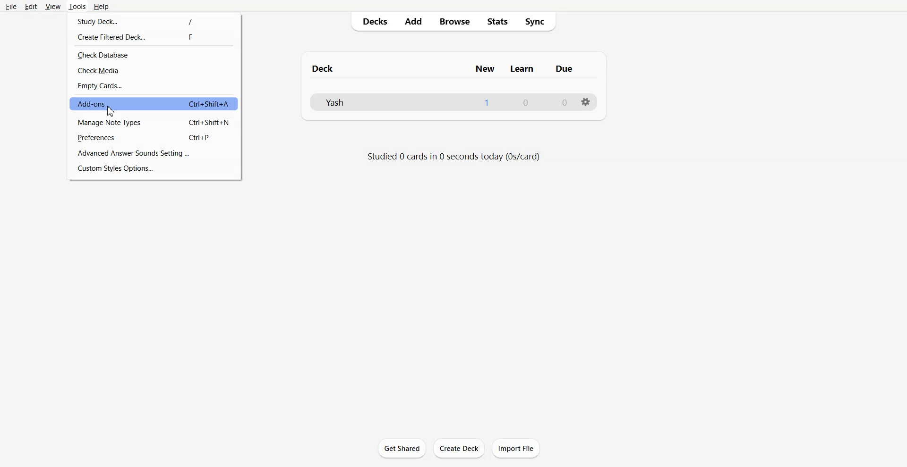 This screenshot has height=467, width=907. What do you see at coordinates (522, 68) in the screenshot?
I see `learn` at bounding box center [522, 68].